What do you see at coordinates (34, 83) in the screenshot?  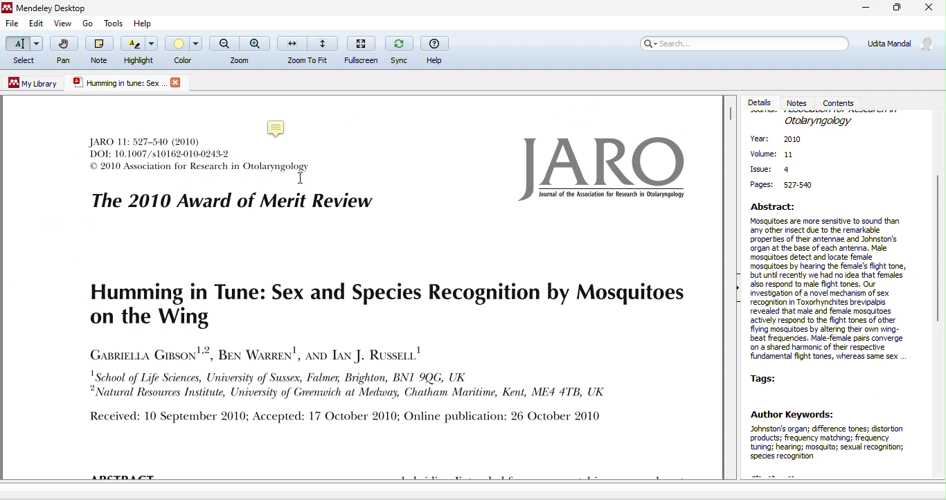 I see `my library` at bounding box center [34, 83].